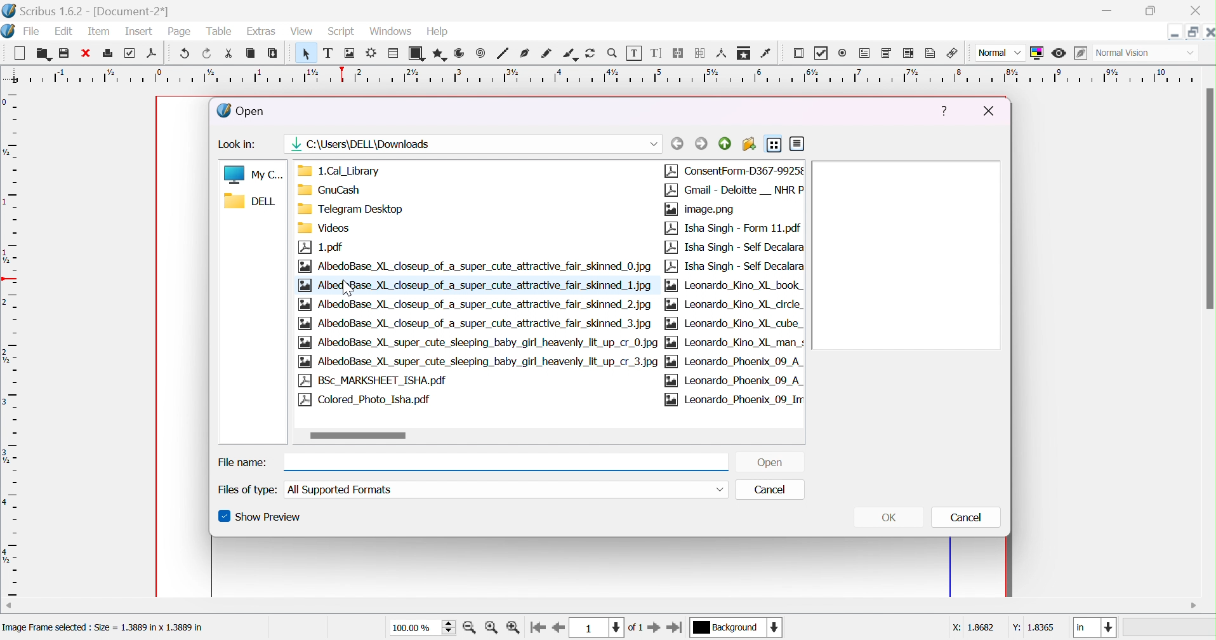 This screenshot has height=640, width=1216. Describe the element at coordinates (249, 200) in the screenshot. I see `DELL` at that location.